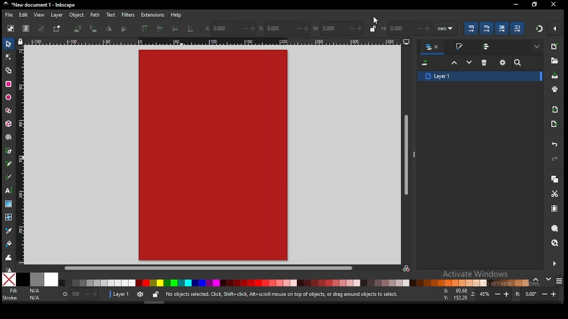 The width and height of the screenshot is (568, 319). I want to click on lower to bottom, so click(191, 29).